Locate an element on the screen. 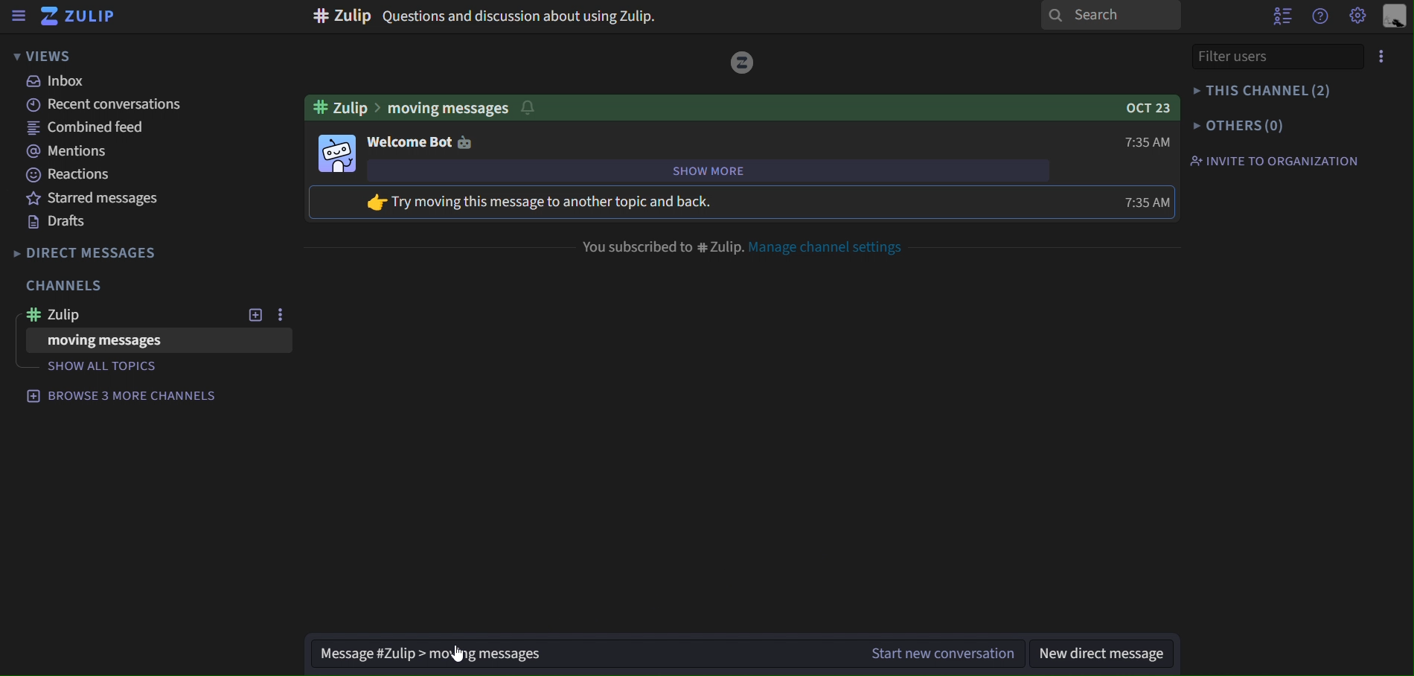 The image size is (1414, 676). 7:35AM is located at coordinates (1142, 144).